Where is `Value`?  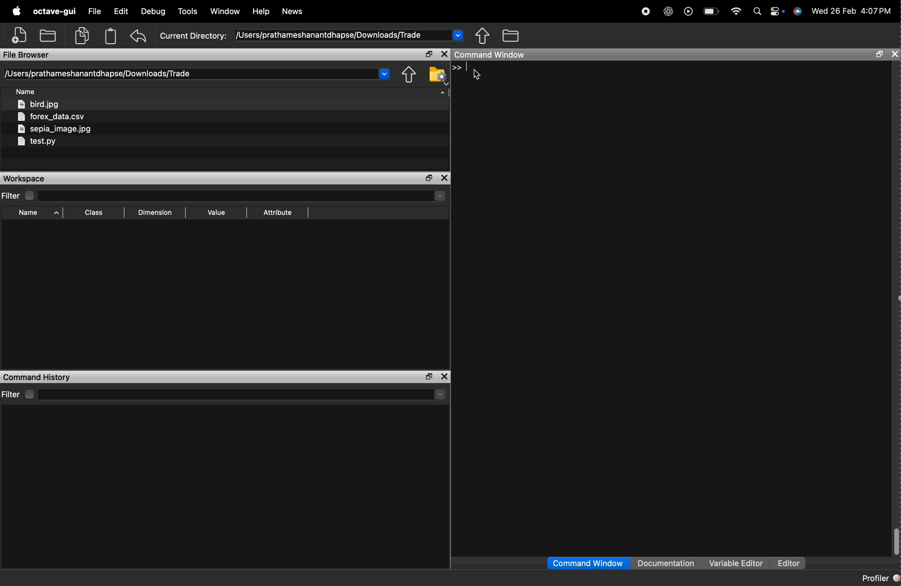
Value is located at coordinates (217, 212).